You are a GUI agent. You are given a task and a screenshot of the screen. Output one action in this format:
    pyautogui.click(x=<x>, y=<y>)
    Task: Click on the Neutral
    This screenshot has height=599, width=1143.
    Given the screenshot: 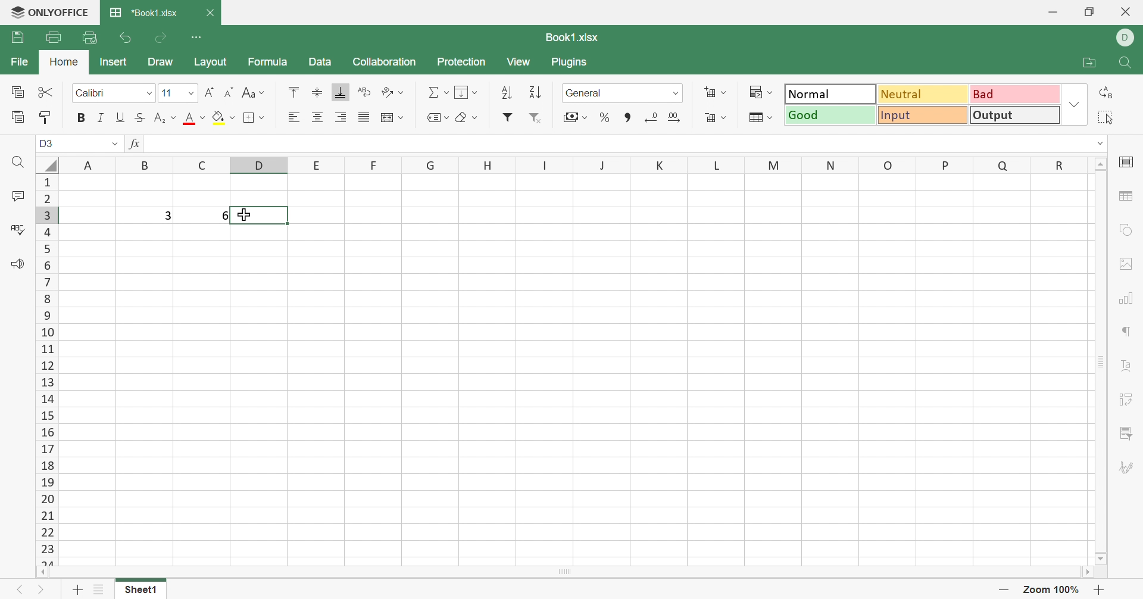 What is the action you would take?
    pyautogui.click(x=924, y=95)
    